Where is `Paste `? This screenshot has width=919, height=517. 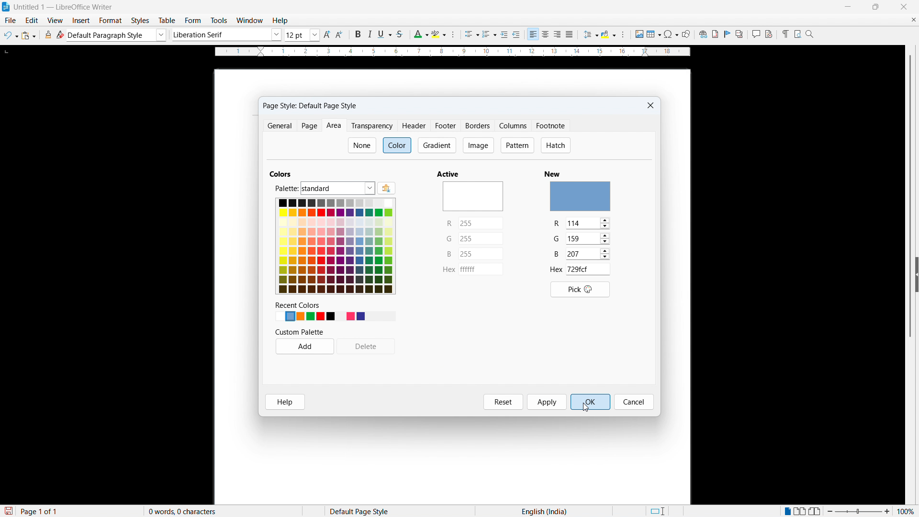 Paste  is located at coordinates (29, 35).